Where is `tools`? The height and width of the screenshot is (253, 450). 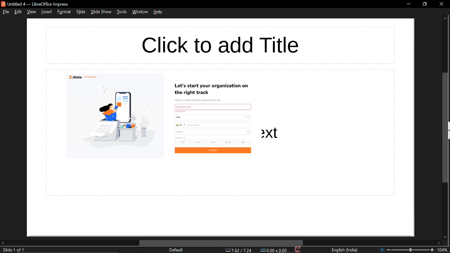
tools is located at coordinates (122, 12).